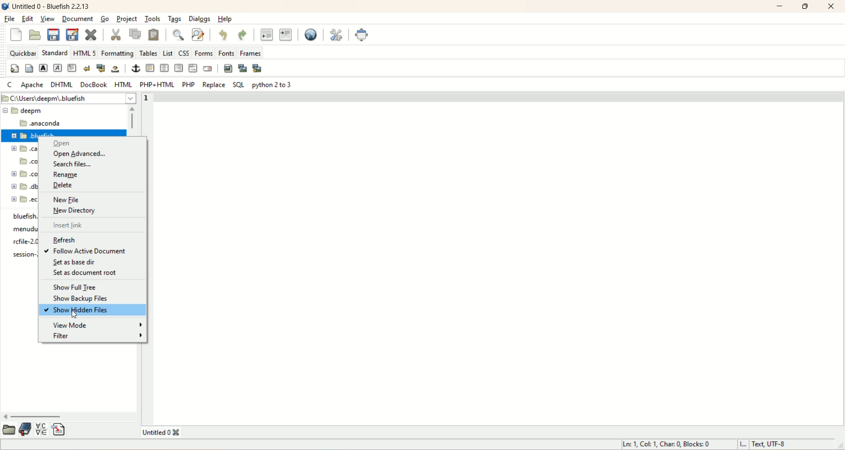  Describe the element at coordinates (62, 84) in the screenshot. I see `DHTML` at that location.